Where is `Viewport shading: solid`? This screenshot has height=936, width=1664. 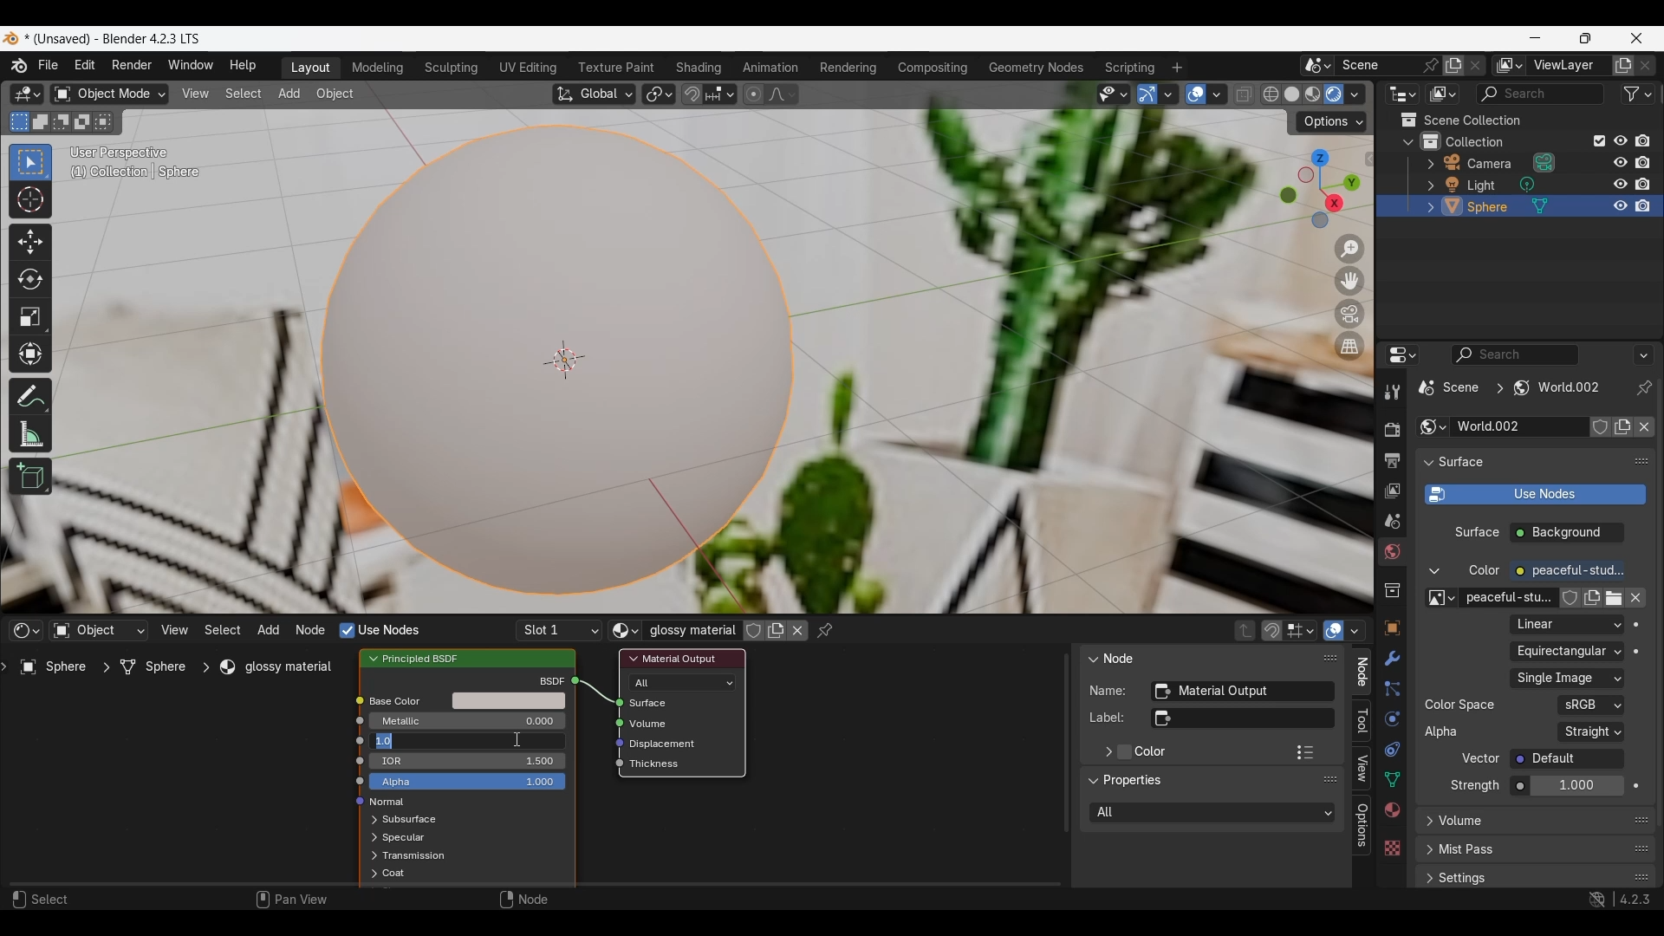 Viewport shading: solid is located at coordinates (1291, 94).